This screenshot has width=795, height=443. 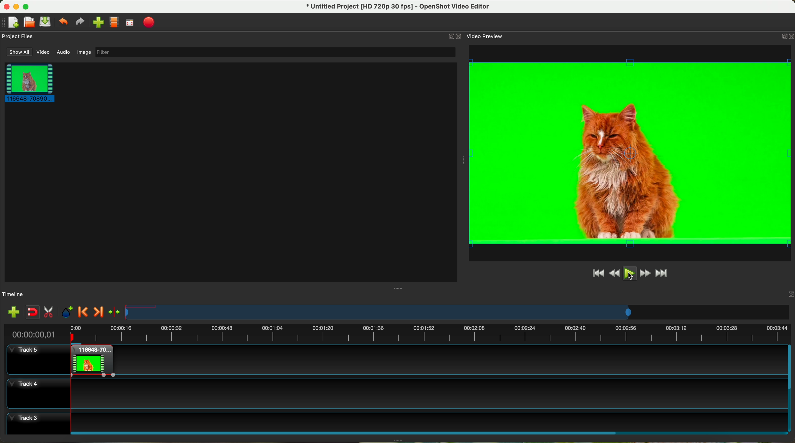 I want to click on cursor, so click(x=630, y=280).